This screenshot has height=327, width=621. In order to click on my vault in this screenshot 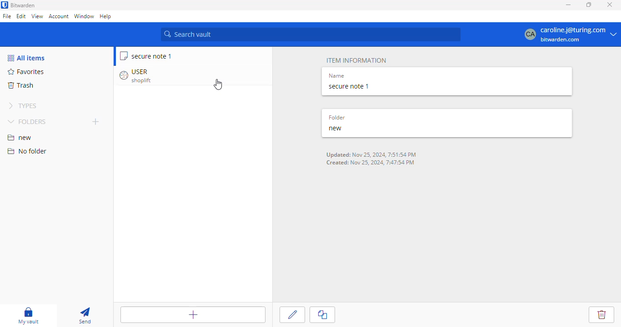, I will do `click(29, 316)`.